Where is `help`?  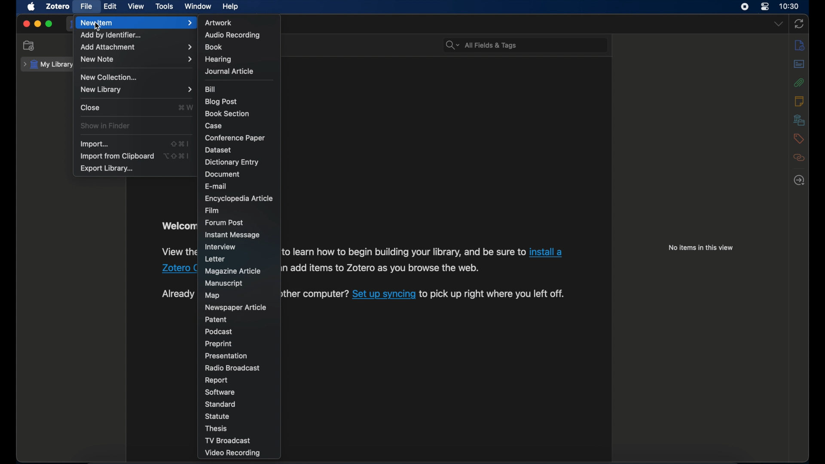
help is located at coordinates (230, 7).